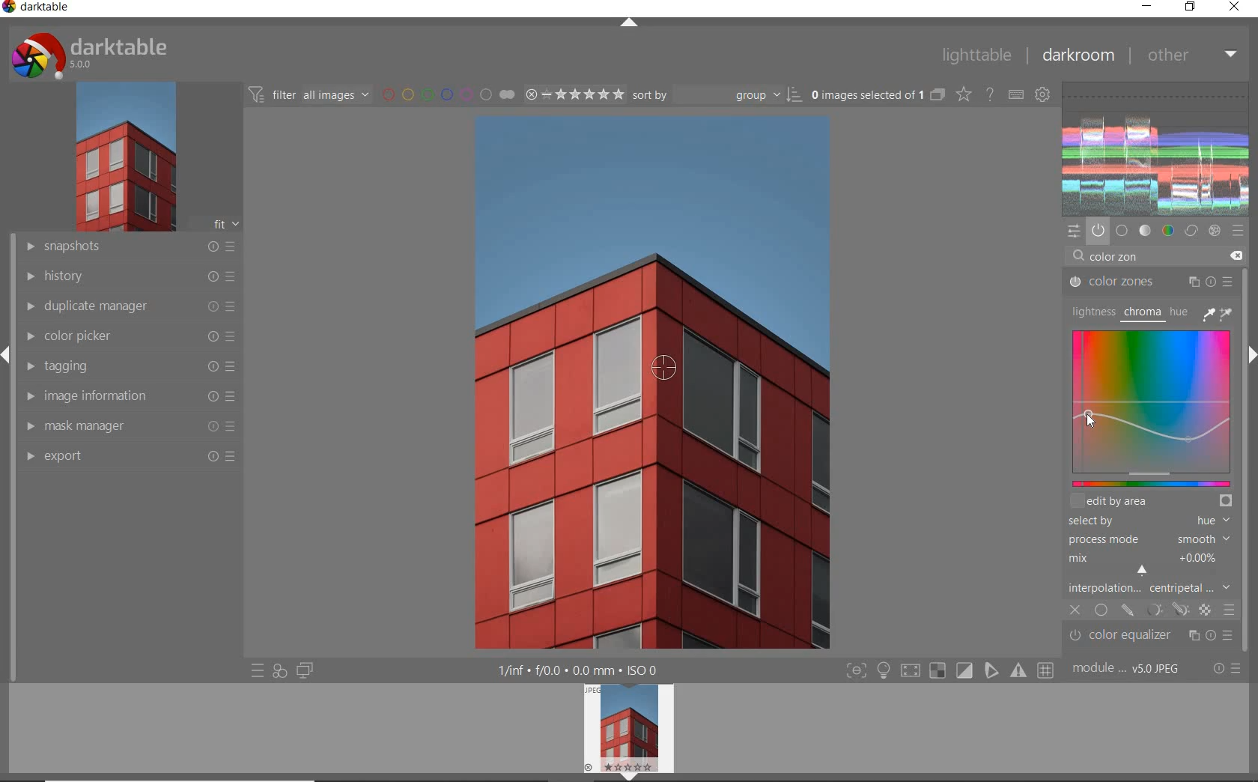 This screenshot has height=782, width=1258. Describe the element at coordinates (1155, 409) in the screenshot. I see `MAP` at that location.